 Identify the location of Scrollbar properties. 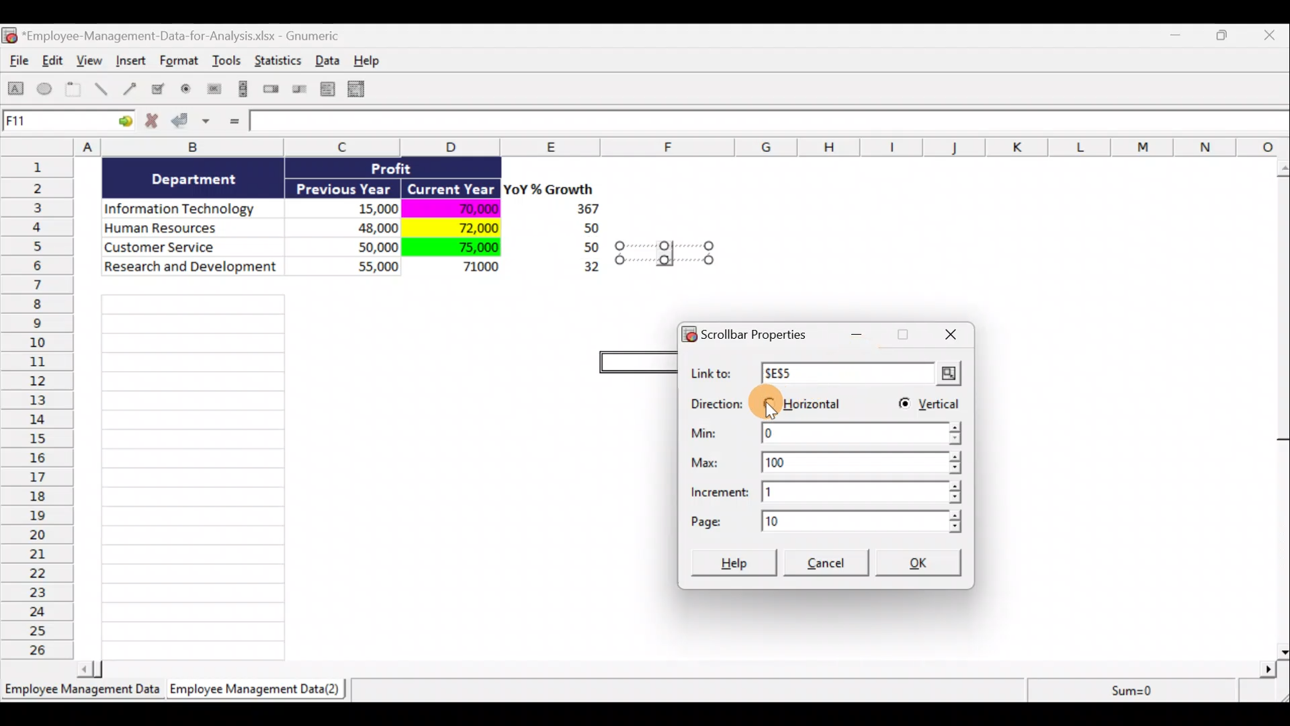
(751, 332).